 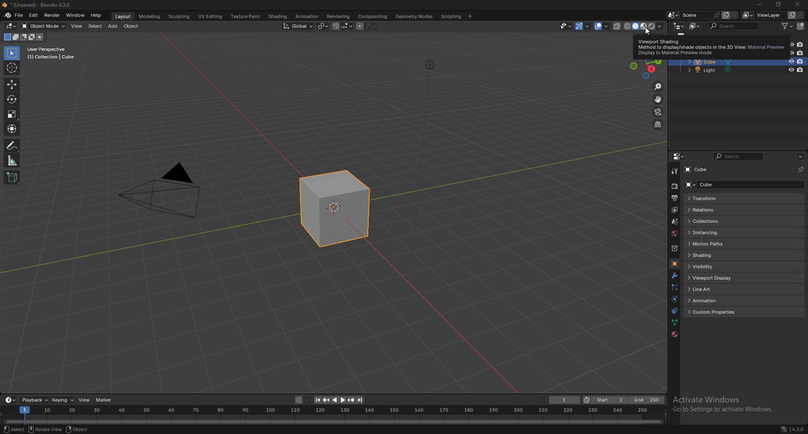 What do you see at coordinates (11, 68) in the screenshot?
I see `cursor` at bounding box center [11, 68].